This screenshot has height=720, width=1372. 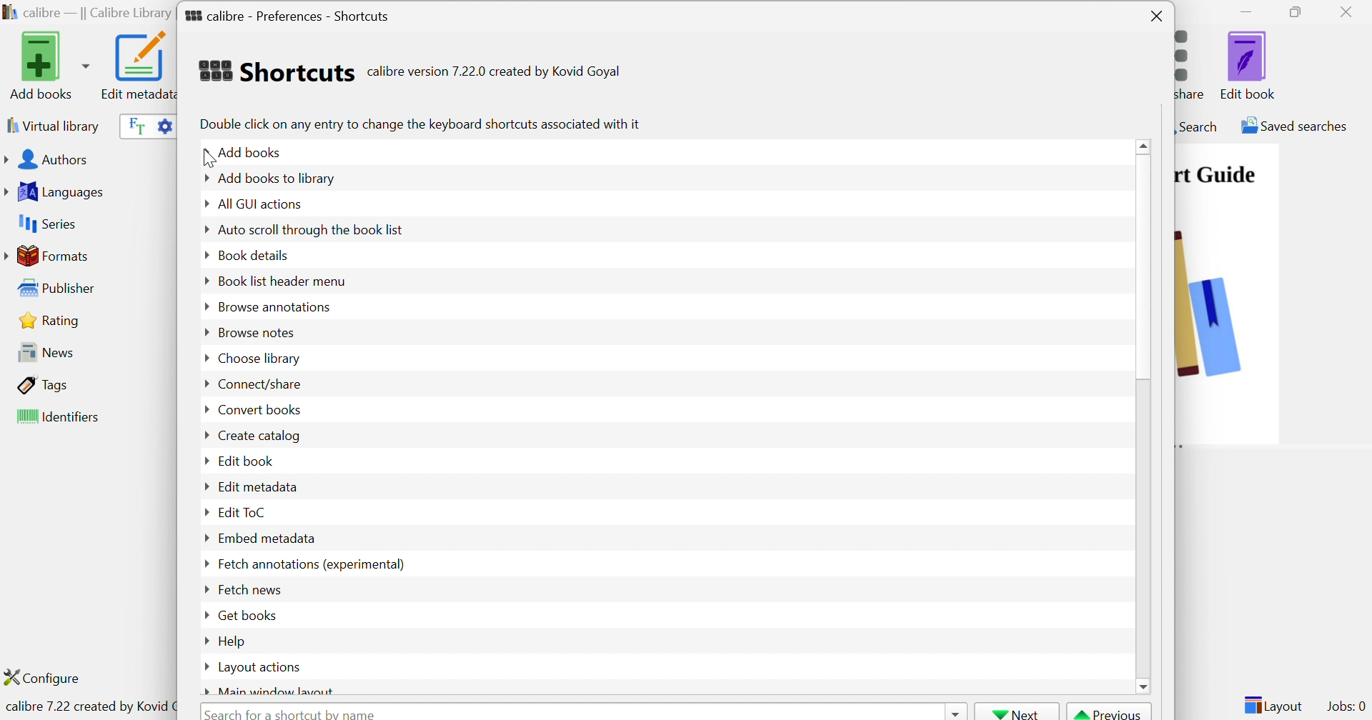 I want to click on calibre - || Calibre Library ||, so click(x=86, y=14).